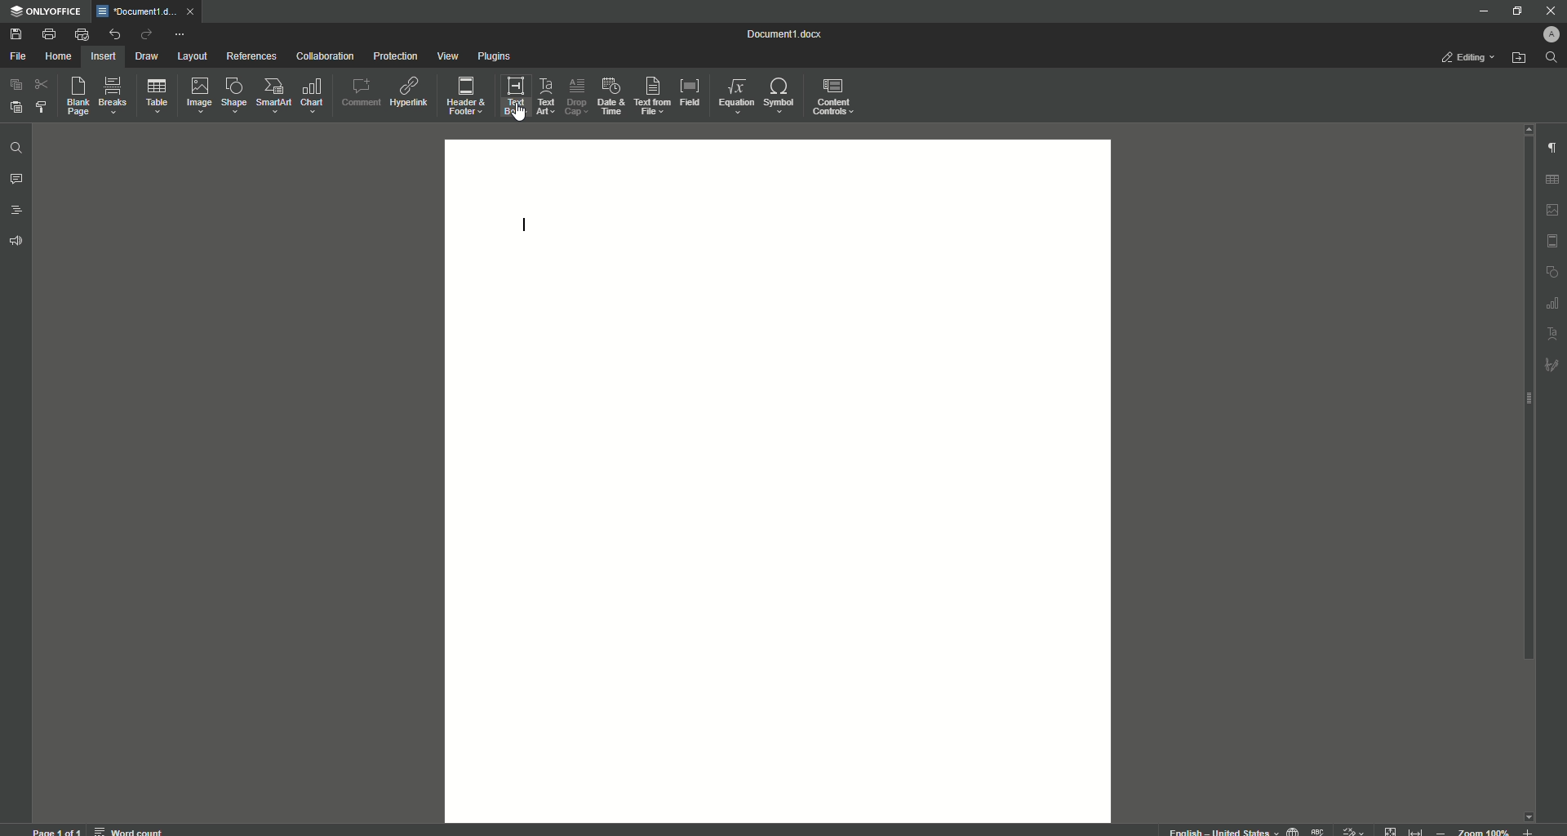 The height and width of the screenshot is (836, 1567). What do you see at coordinates (79, 96) in the screenshot?
I see `Blank Page` at bounding box center [79, 96].